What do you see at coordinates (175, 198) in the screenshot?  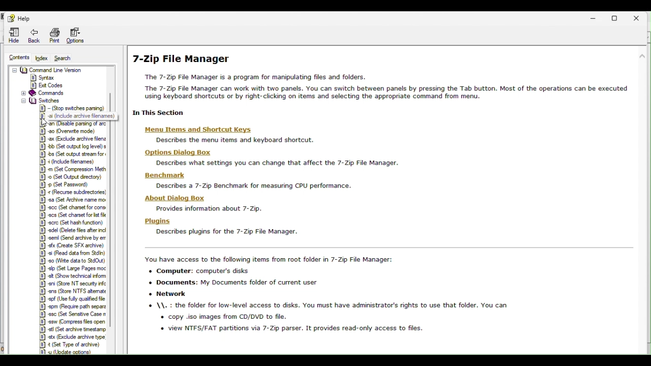 I see `| About Dialog Box` at bounding box center [175, 198].